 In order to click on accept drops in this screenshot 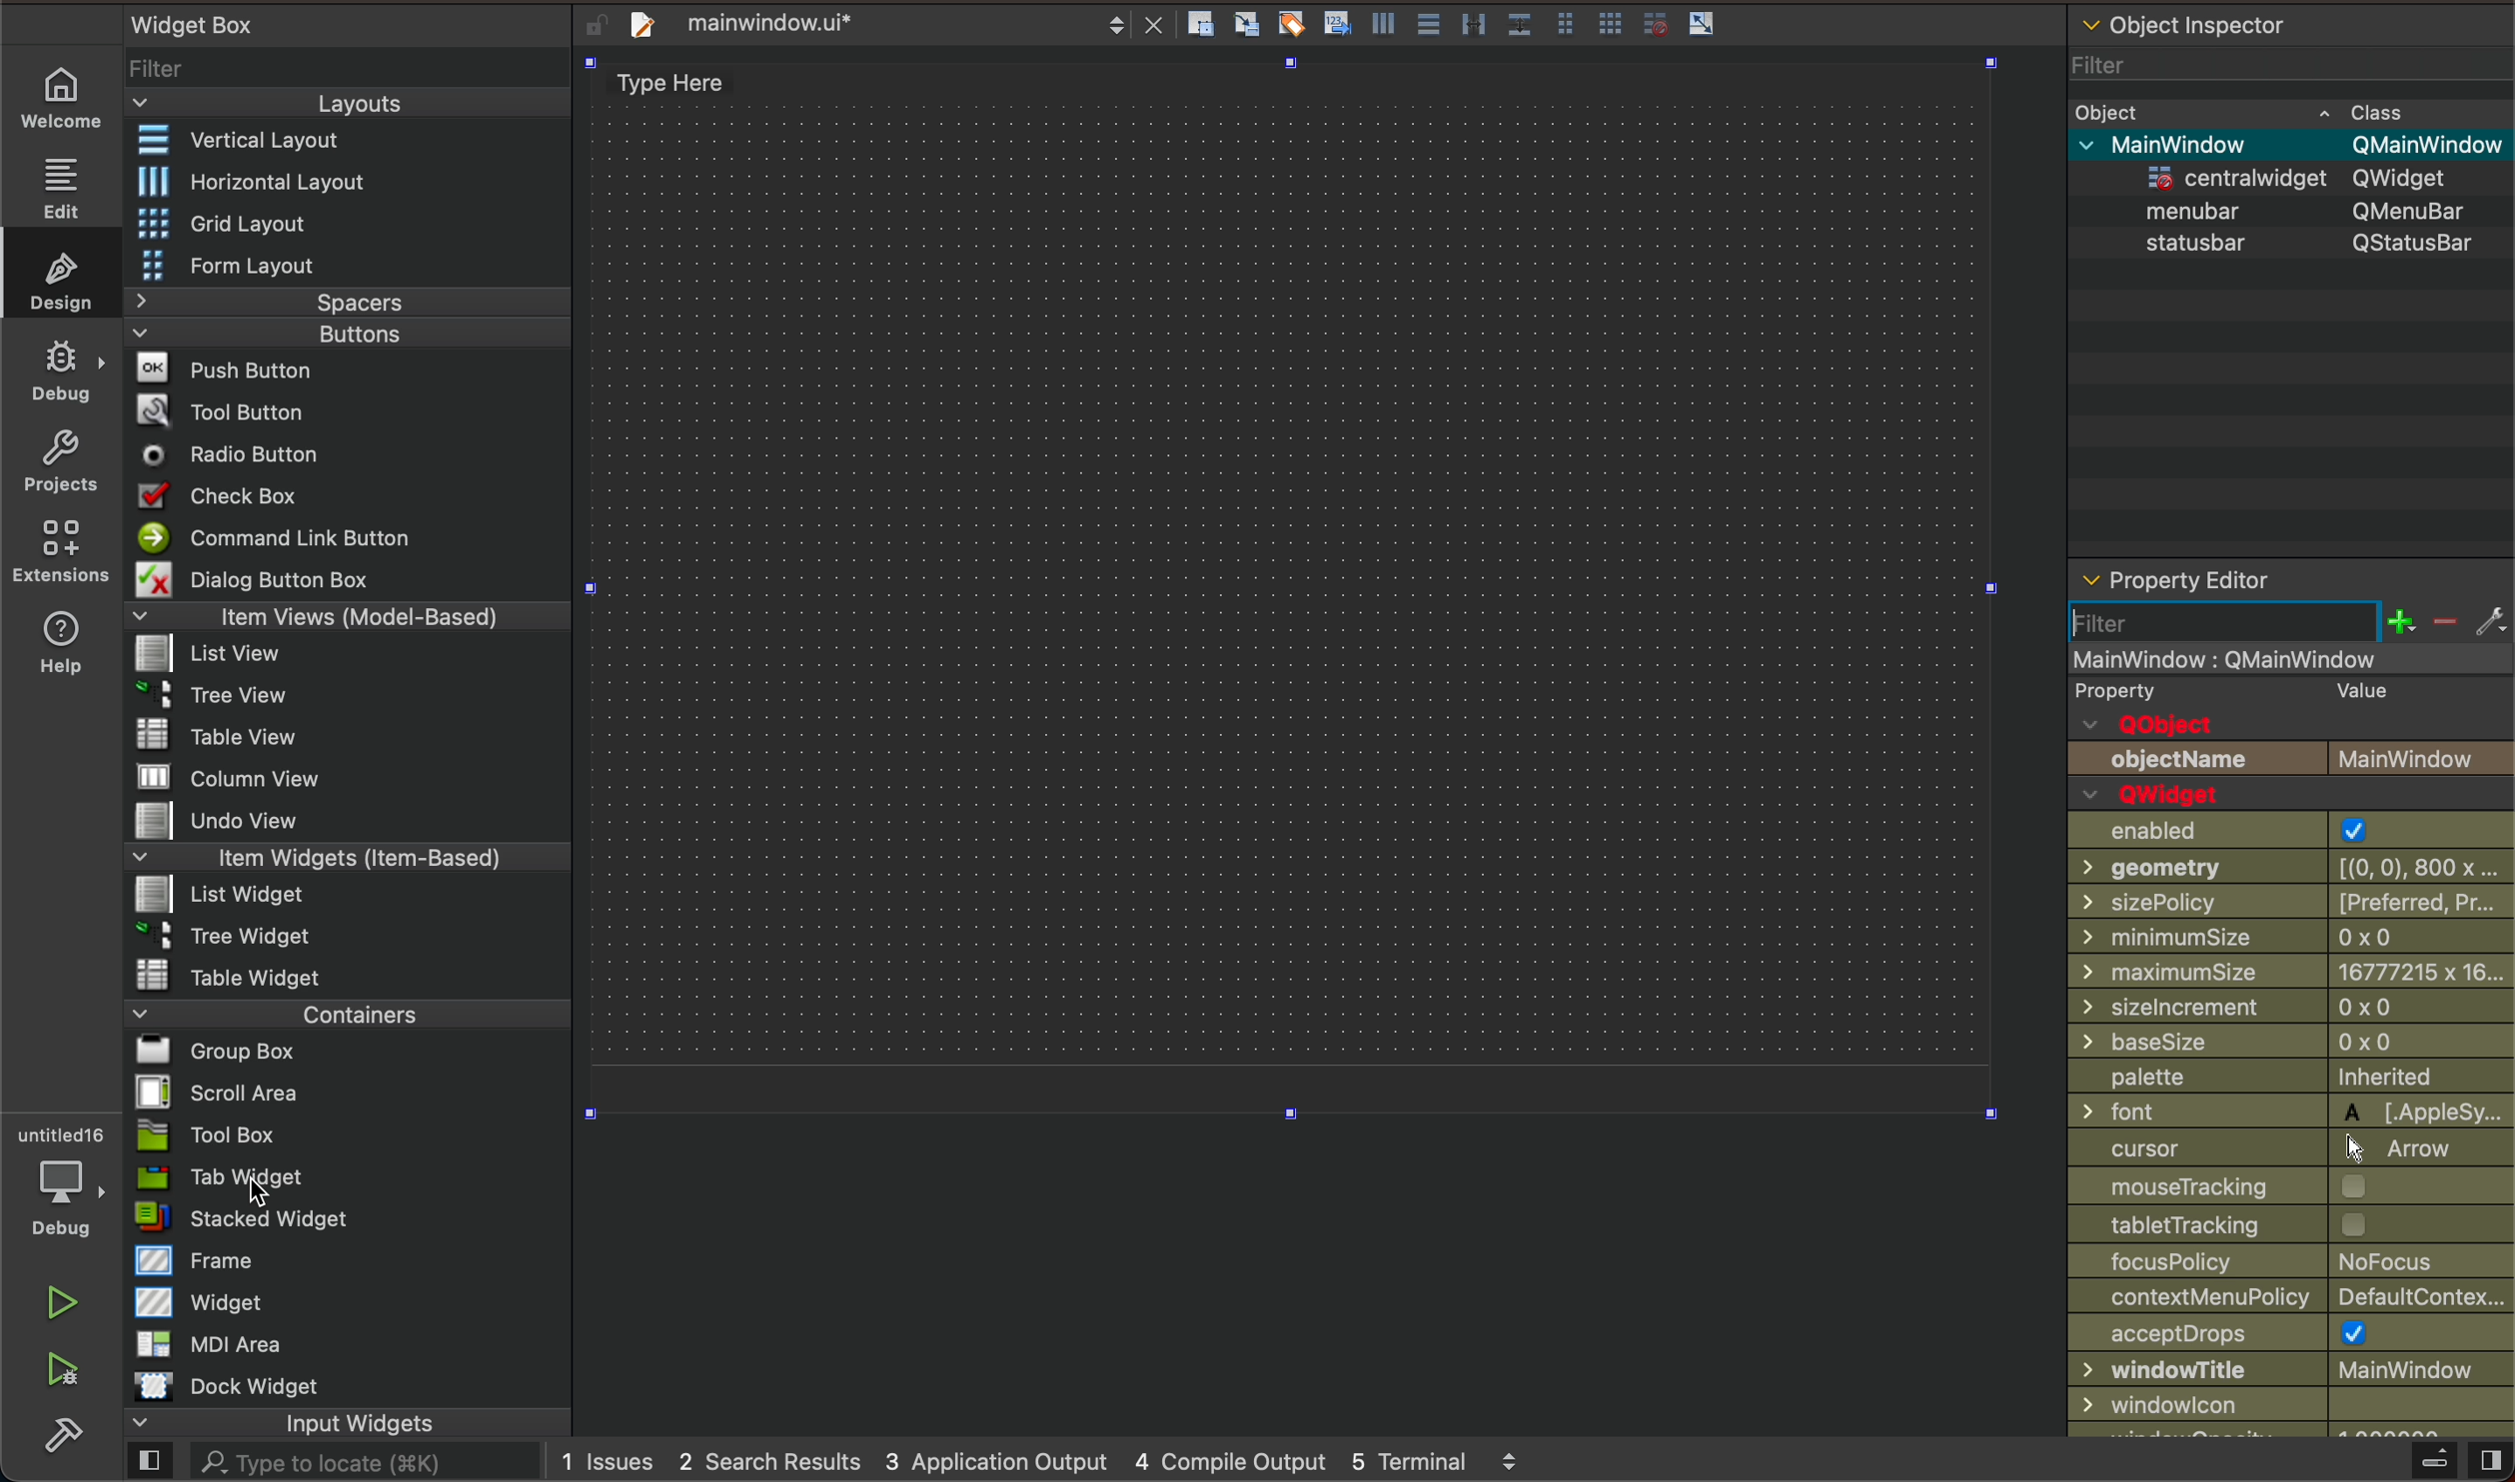, I will do `click(2292, 1334)`.